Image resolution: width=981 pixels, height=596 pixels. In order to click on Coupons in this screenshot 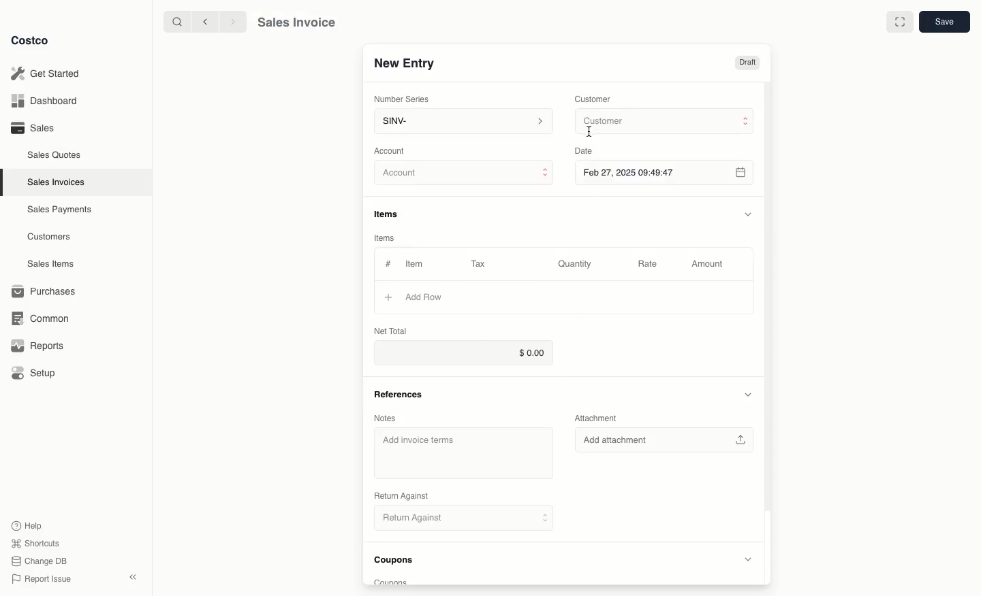, I will do `click(398, 562)`.